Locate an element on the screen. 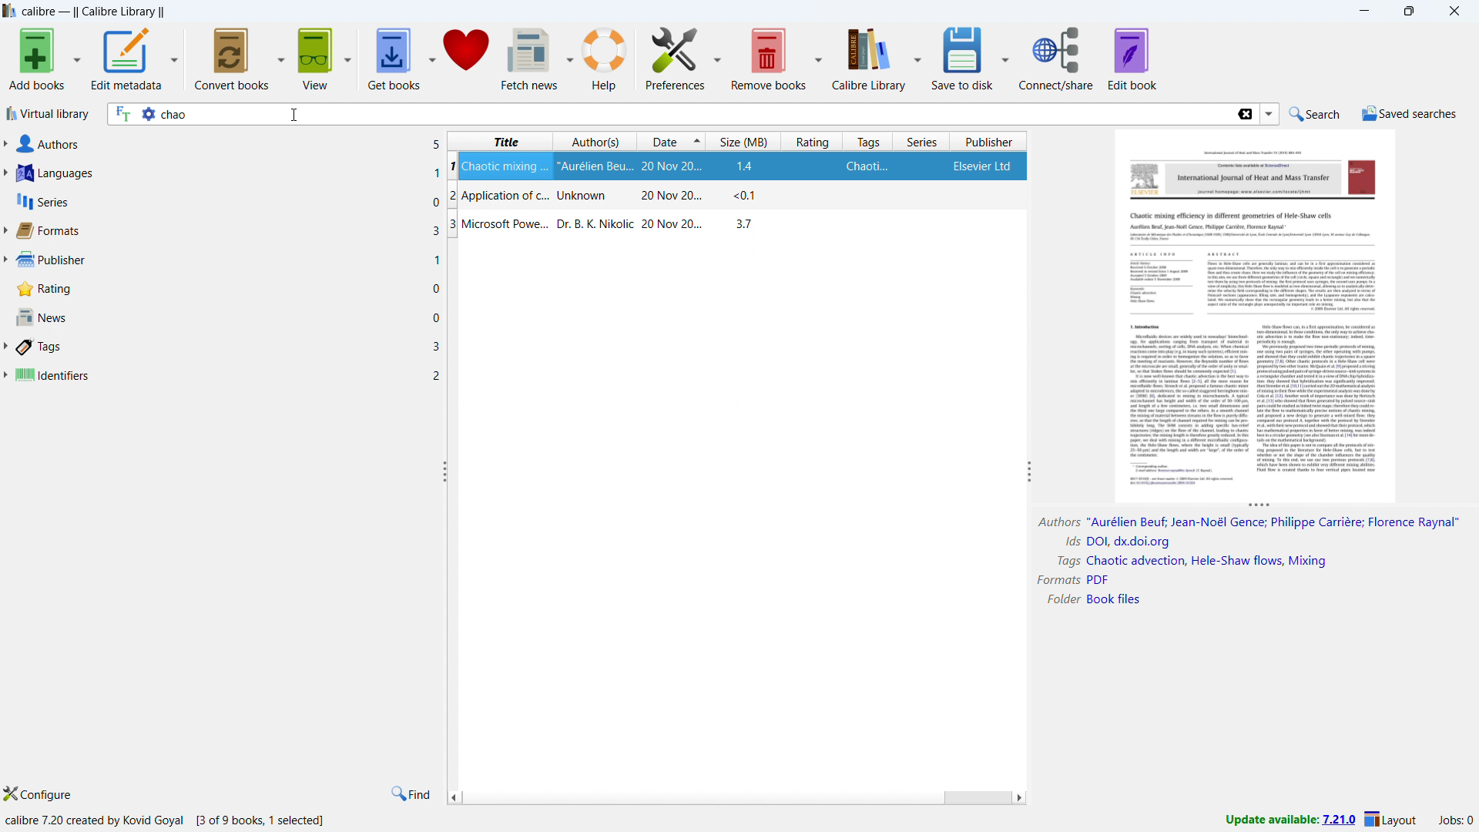  Application of c... is located at coordinates (737, 195).